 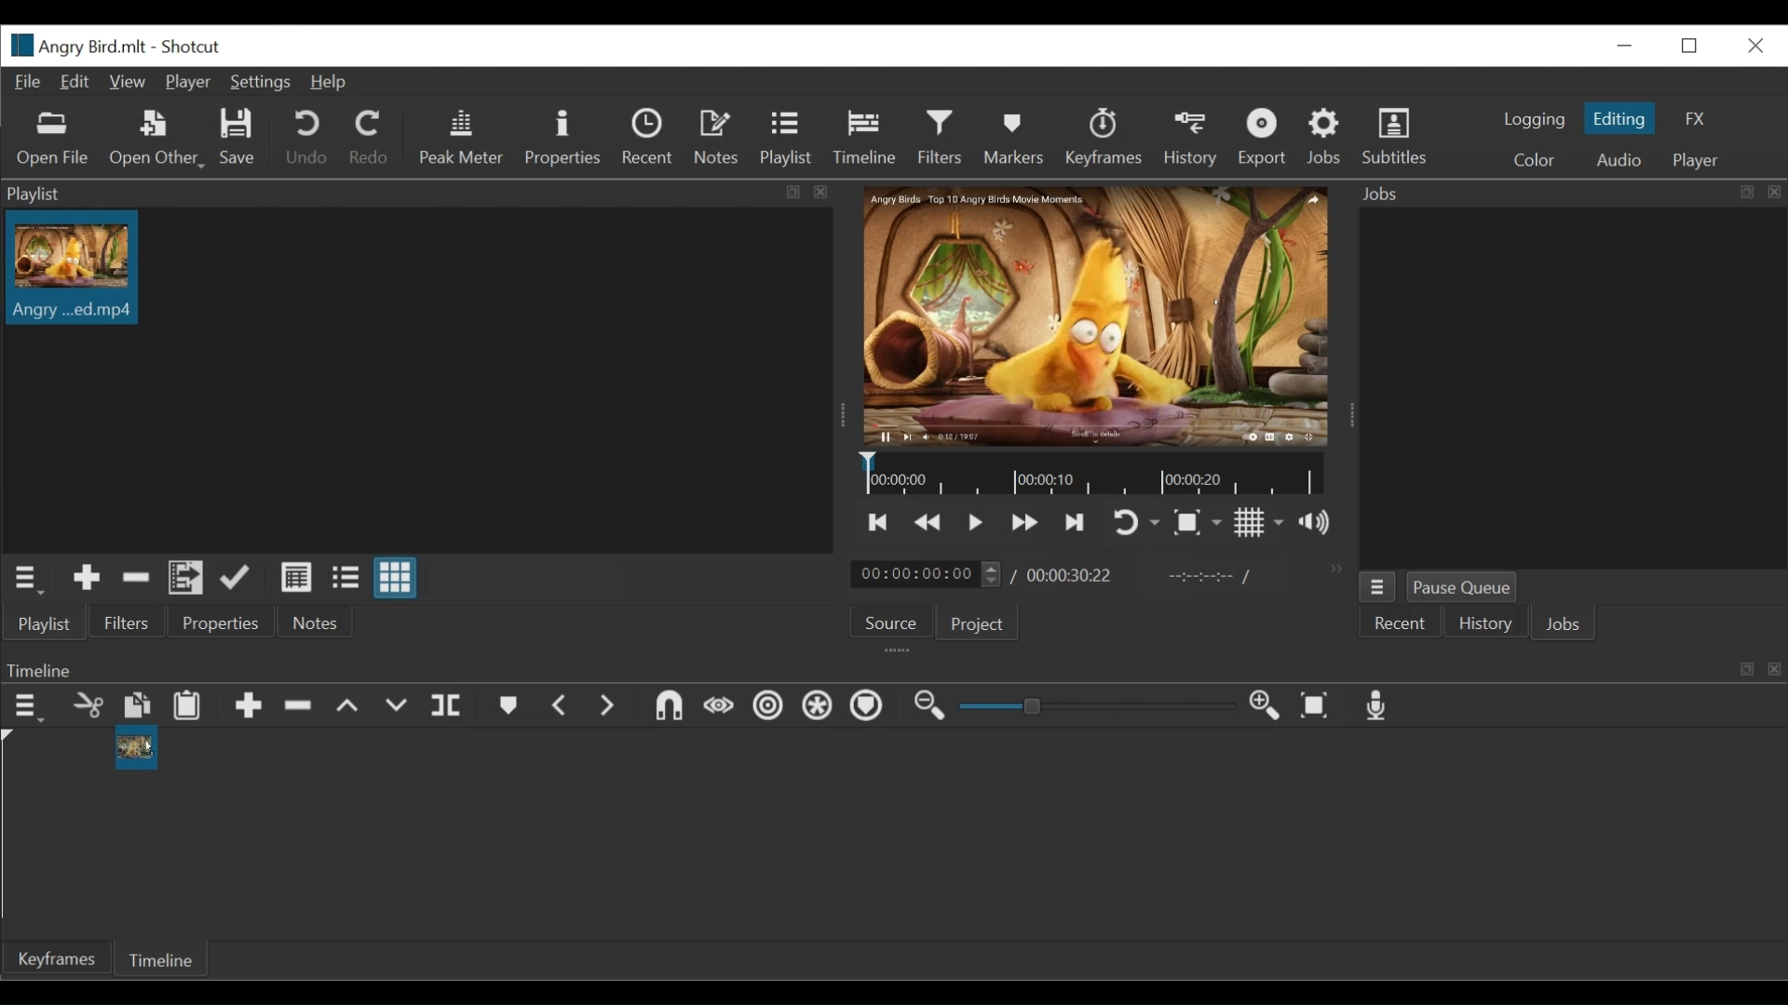 What do you see at coordinates (238, 138) in the screenshot?
I see `Save` at bounding box center [238, 138].